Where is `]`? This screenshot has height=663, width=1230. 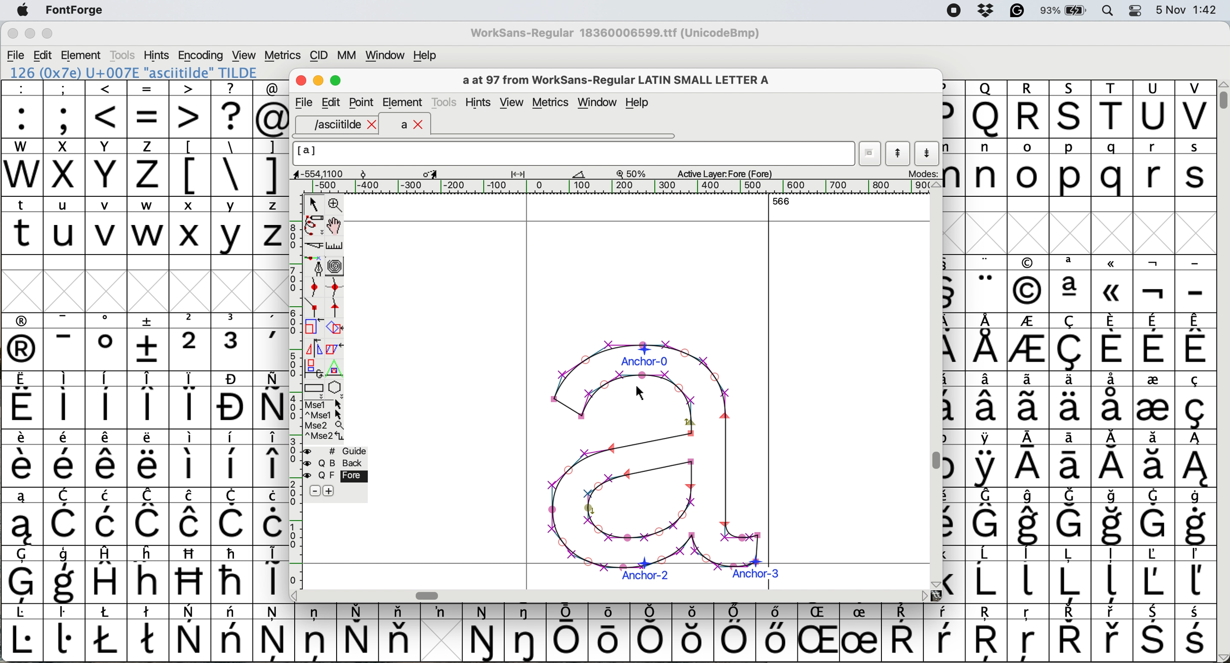 ] is located at coordinates (270, 166).